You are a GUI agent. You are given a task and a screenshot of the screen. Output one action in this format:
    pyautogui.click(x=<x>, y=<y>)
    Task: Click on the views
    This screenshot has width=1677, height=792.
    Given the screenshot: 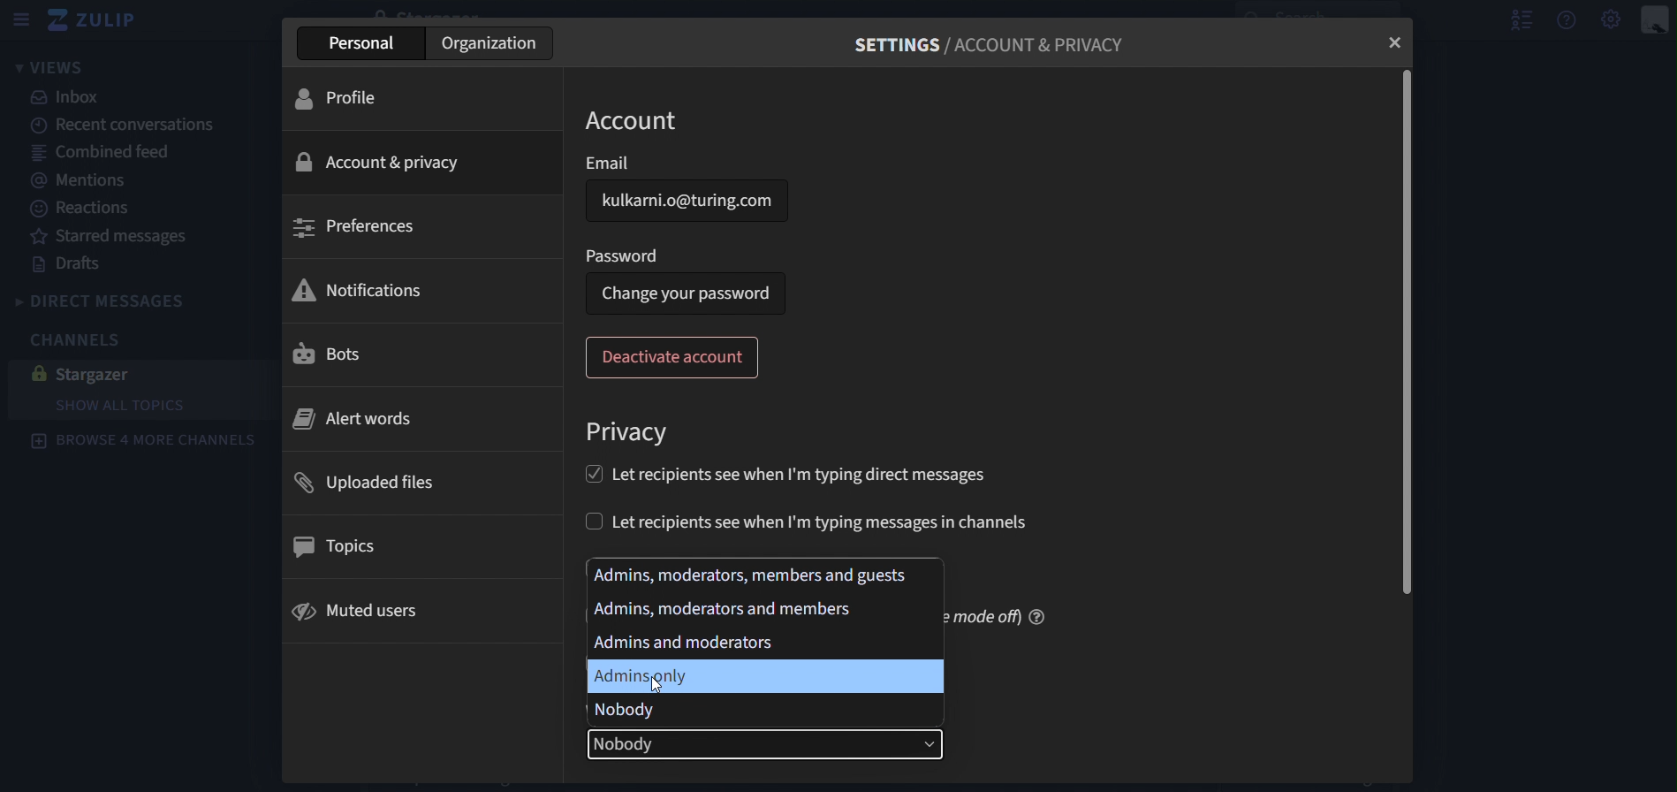 What is the action you would take?
    pyautogui.click(x=49, y=68)
    